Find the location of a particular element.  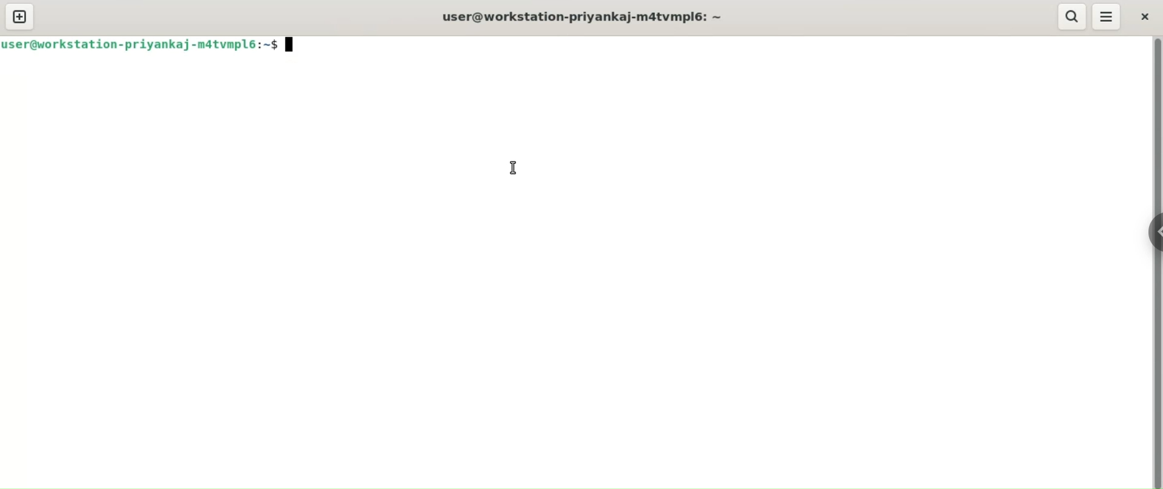

cursor is located at coordinates (510, 168).